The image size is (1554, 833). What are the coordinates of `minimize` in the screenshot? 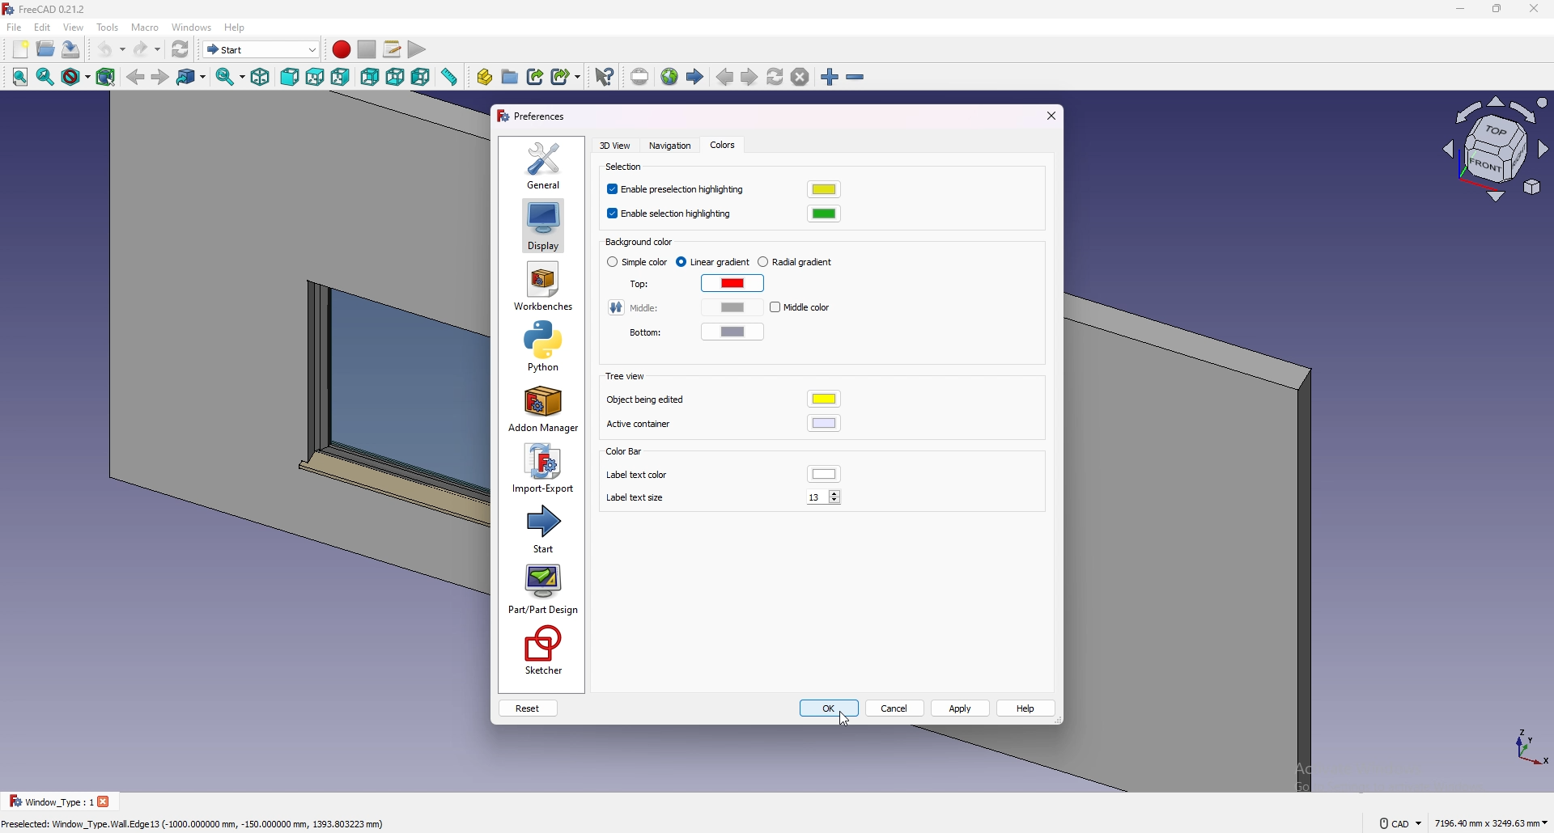 It's located at (1456, 10).